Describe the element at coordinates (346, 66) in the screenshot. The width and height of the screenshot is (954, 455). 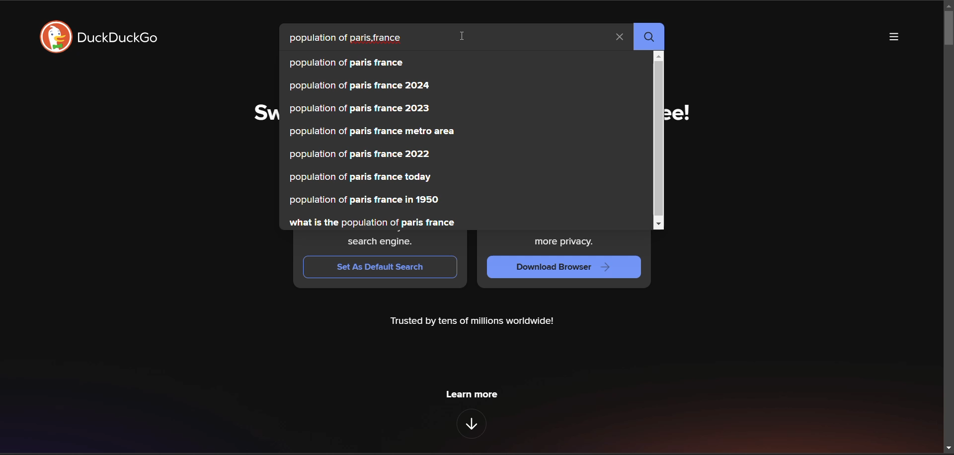
I see `population of paris france` at that location.